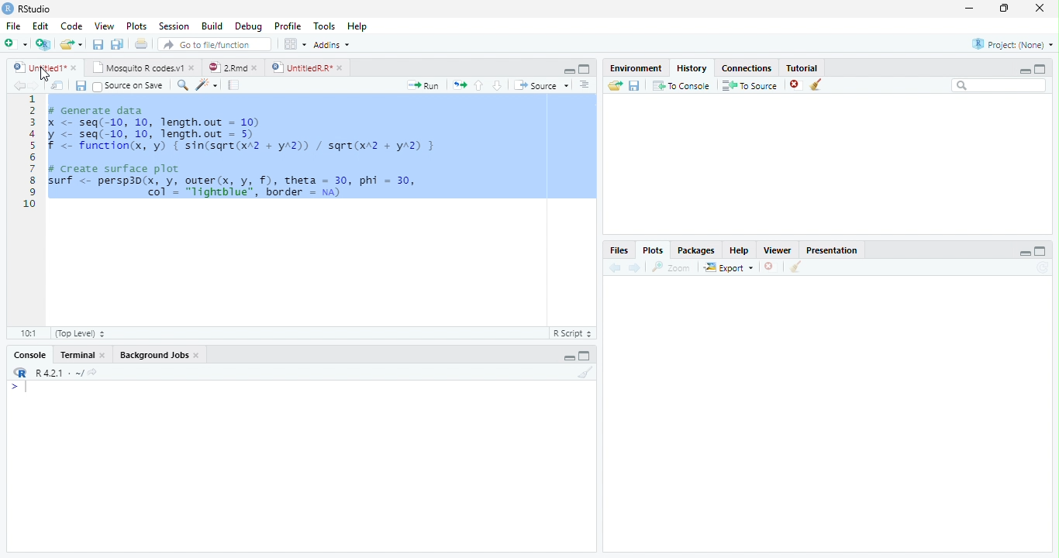 The image size is (1059, 558). Describe the element at coordinates (15, 44) in the screenshot. I see `New file` at that location.